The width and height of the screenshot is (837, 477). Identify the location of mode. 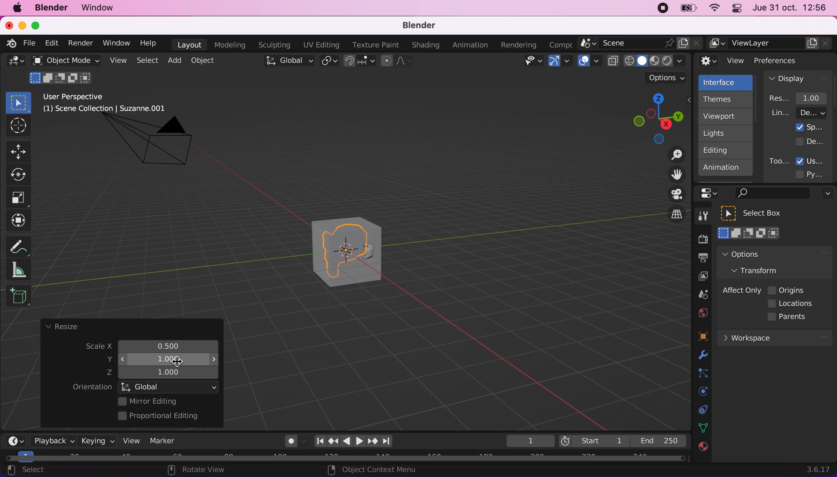
(62, 77).